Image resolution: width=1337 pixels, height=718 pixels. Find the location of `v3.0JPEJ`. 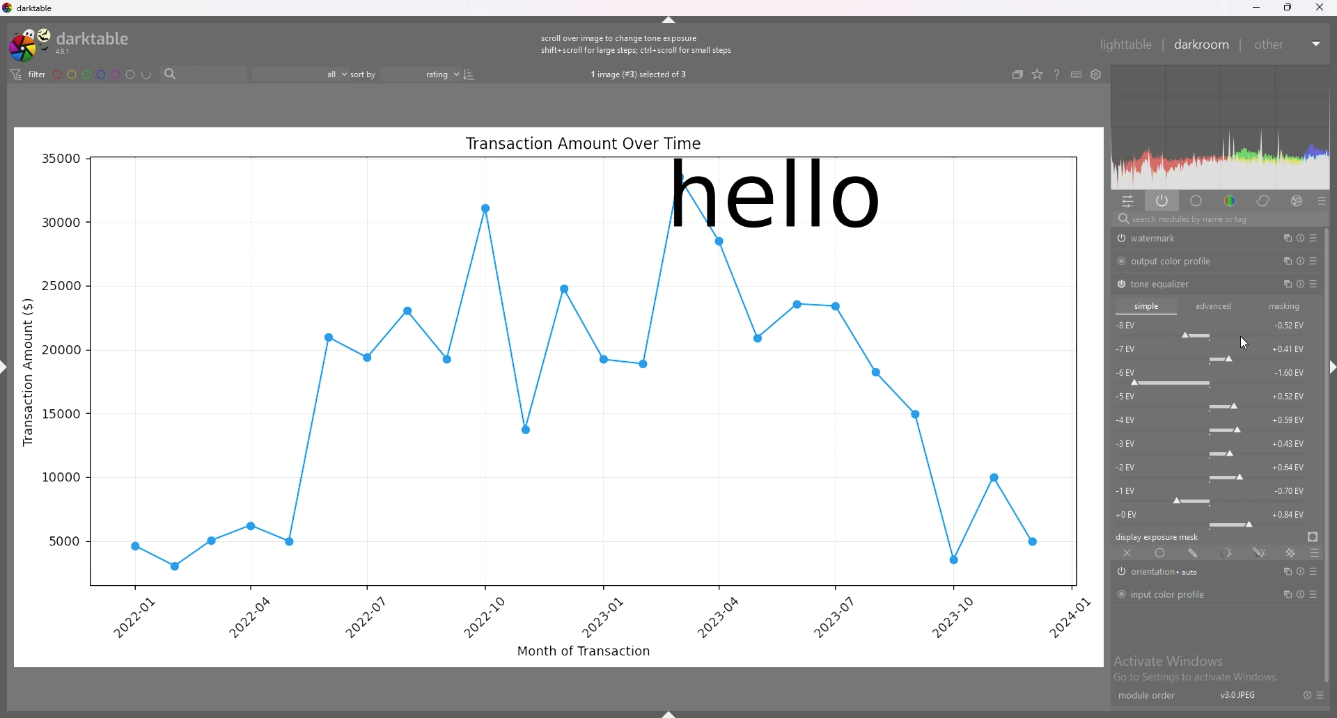

v3.0JPEJ is located at coordinates (1235, 695).